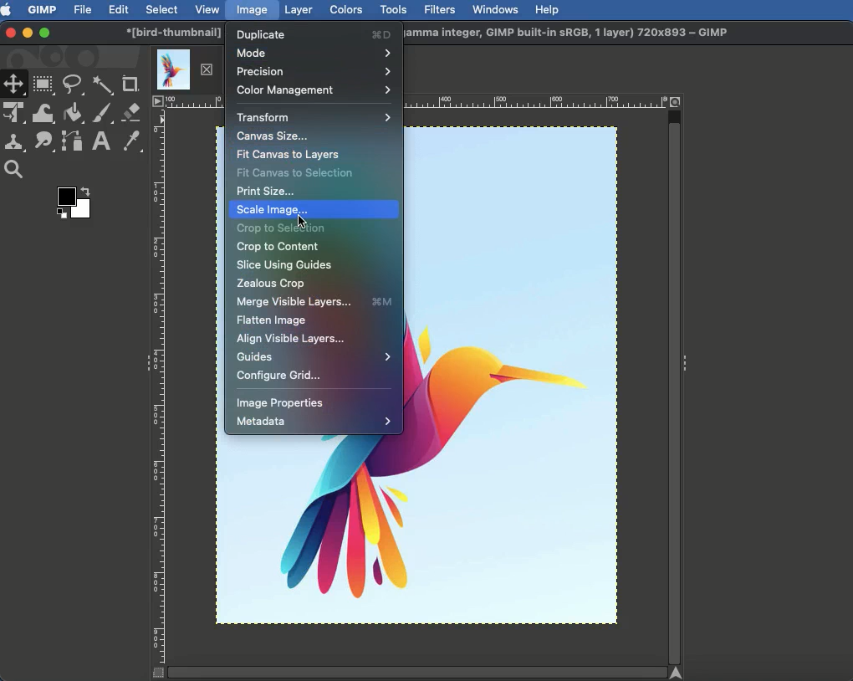 The width and height of the screenshot is (853, 681). I want to click on File, so click(82, 10).